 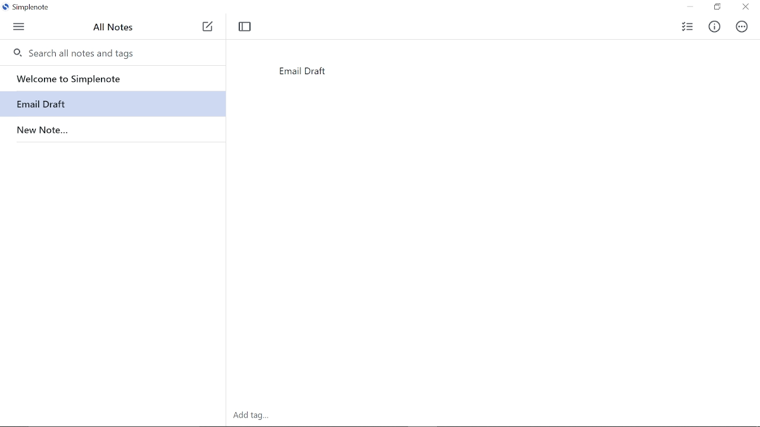 I want to click on Note titled "Email Draft", so click(x=37, y=104).